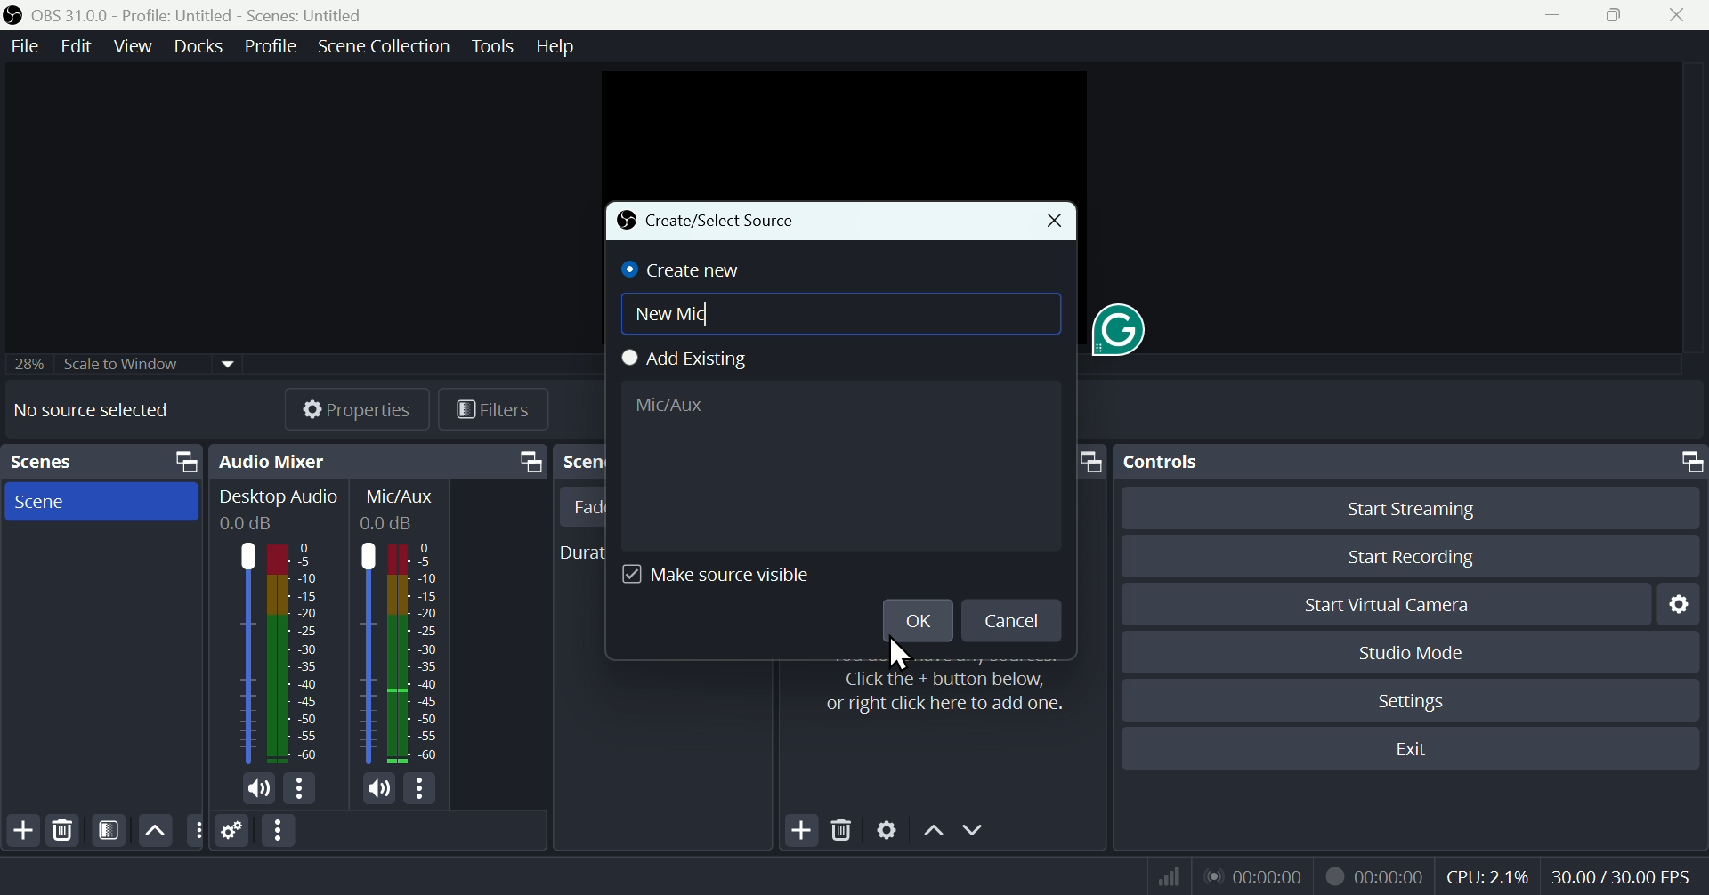 This screenshot has height=895, width=1709. What do you see at coordinates (301, 789) in the screenshot?
I see `More options` at bounding box center [301, 789].